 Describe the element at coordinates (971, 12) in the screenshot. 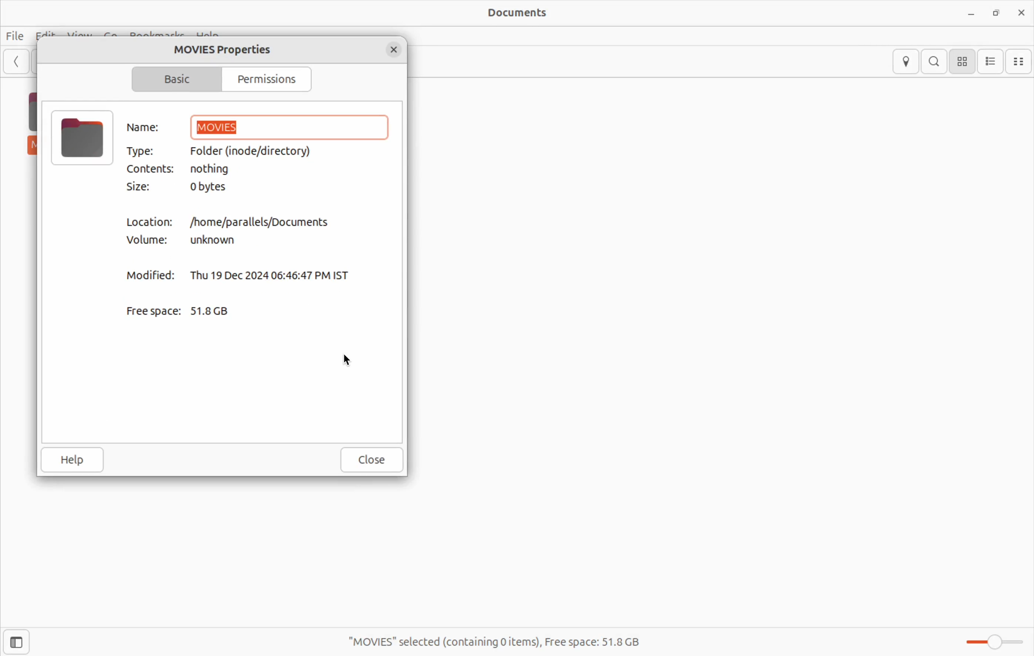

I see `minimize` at that location.